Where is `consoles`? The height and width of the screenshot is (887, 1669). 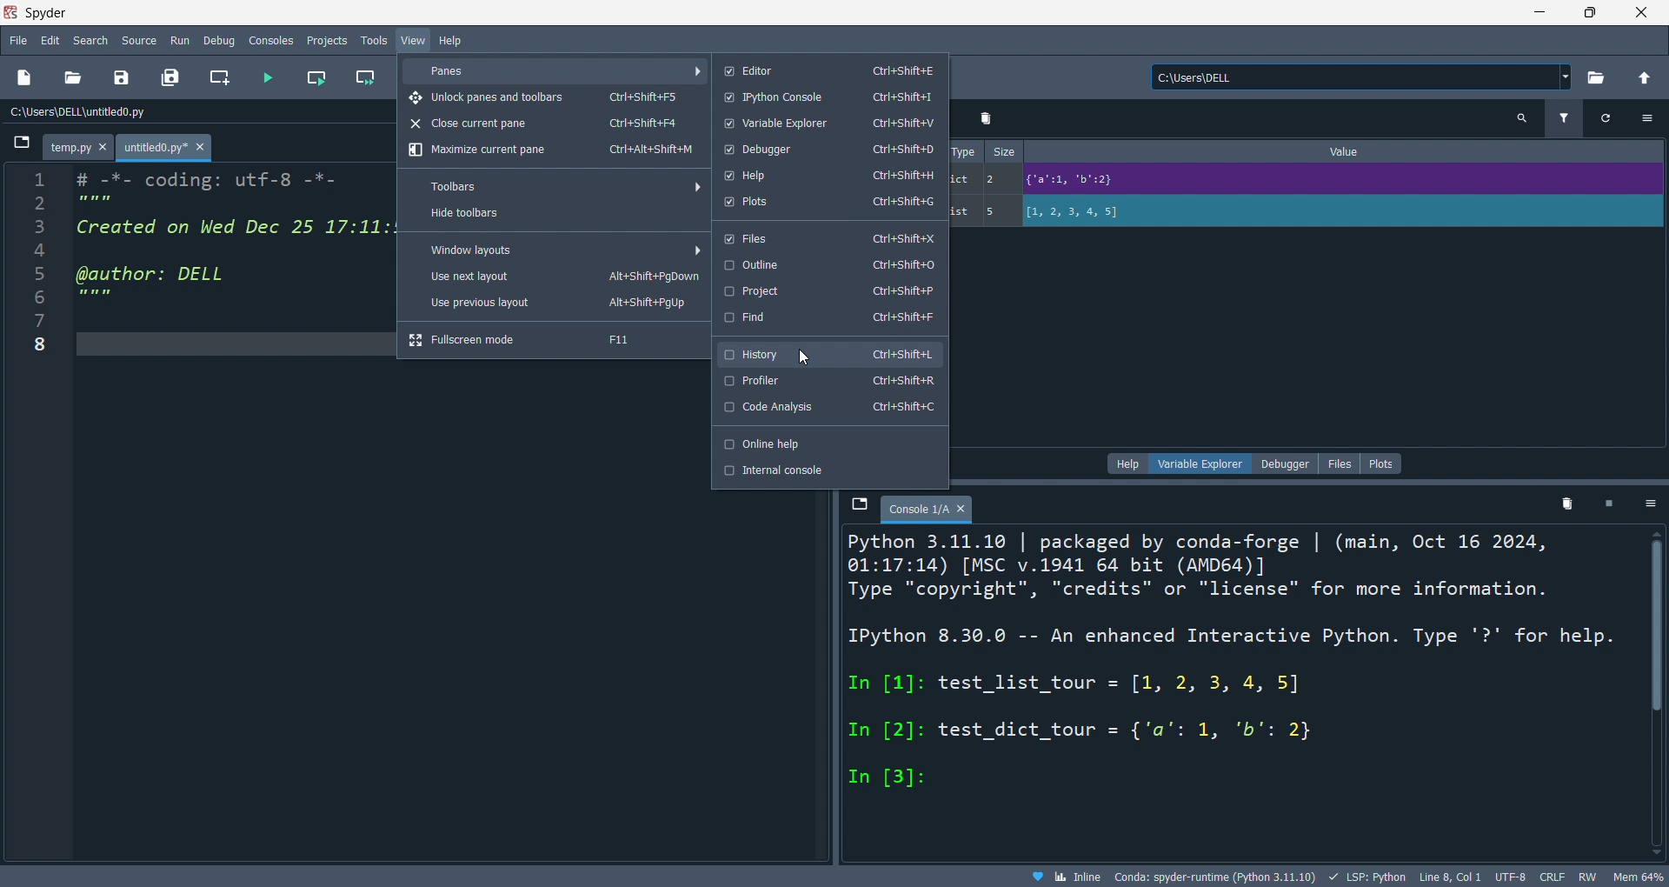 consoles is located at coordinates (274, 39).